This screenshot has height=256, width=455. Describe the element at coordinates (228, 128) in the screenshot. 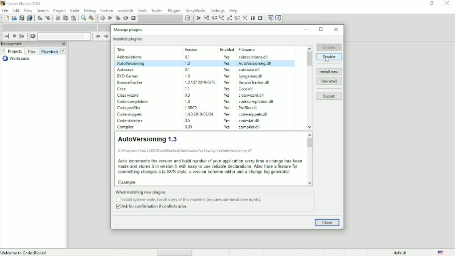

I see `Yes` at that location.